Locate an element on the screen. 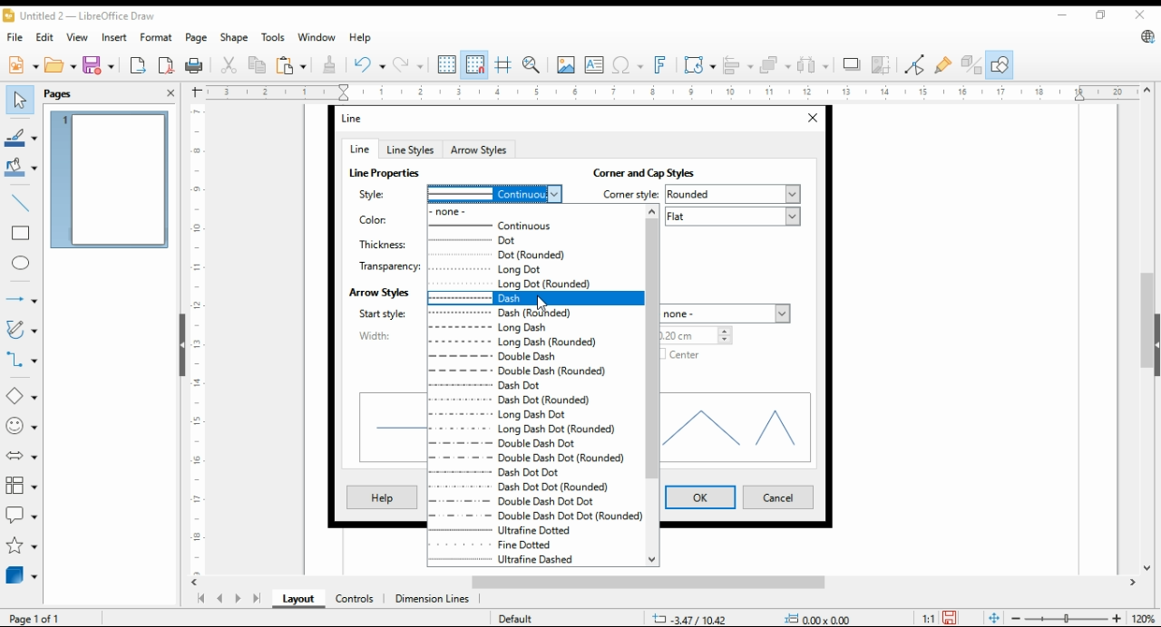 This screenshot has height=627, width=1161. fit page to window is located at coordinates (994, 619).